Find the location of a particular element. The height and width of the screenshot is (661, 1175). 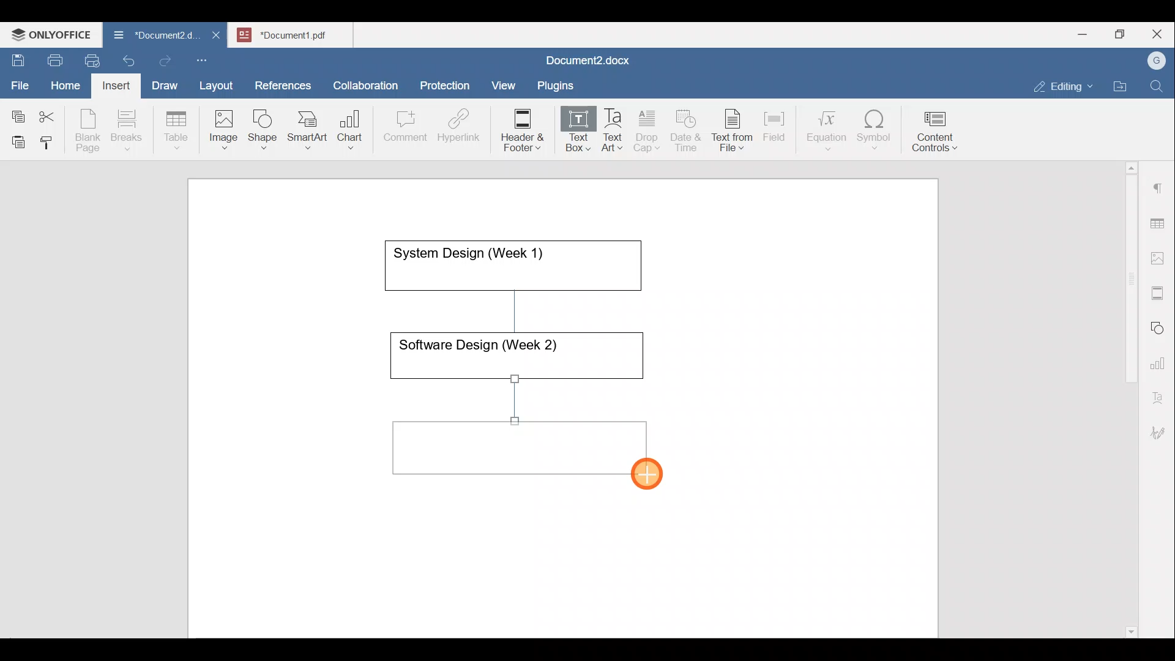

Plugins is located at coordinates (559, 84).